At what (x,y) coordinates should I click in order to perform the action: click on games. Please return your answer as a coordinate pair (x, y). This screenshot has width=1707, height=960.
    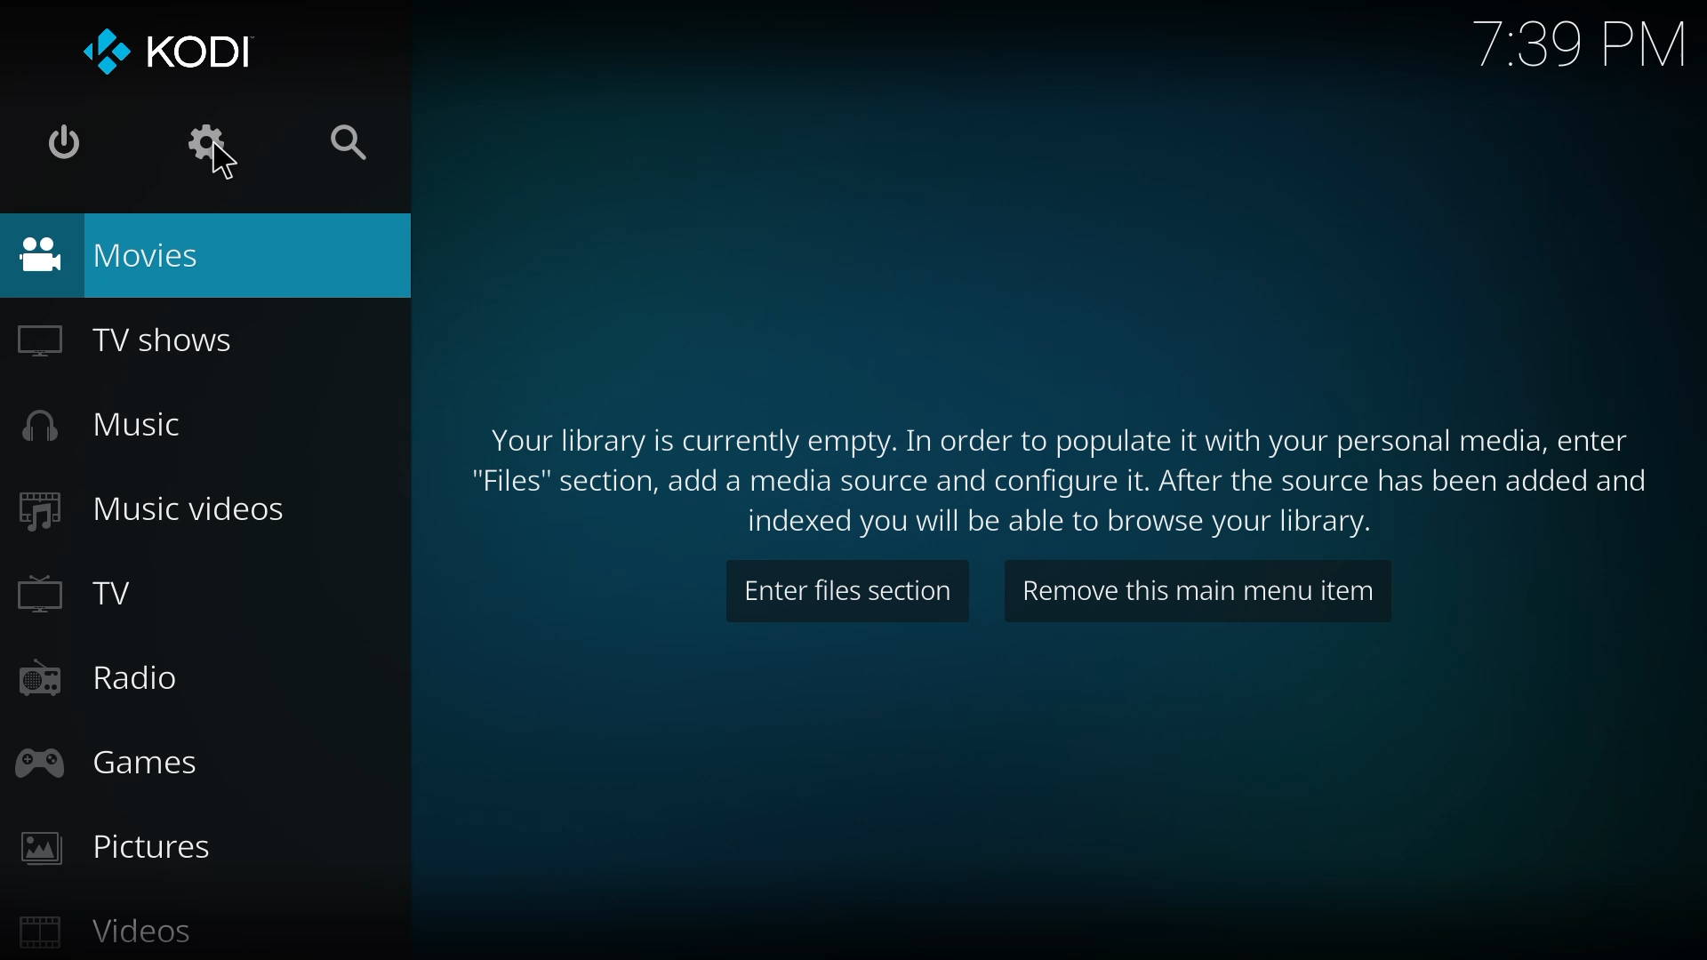
    Looking at the image, I should click on (107, 762).